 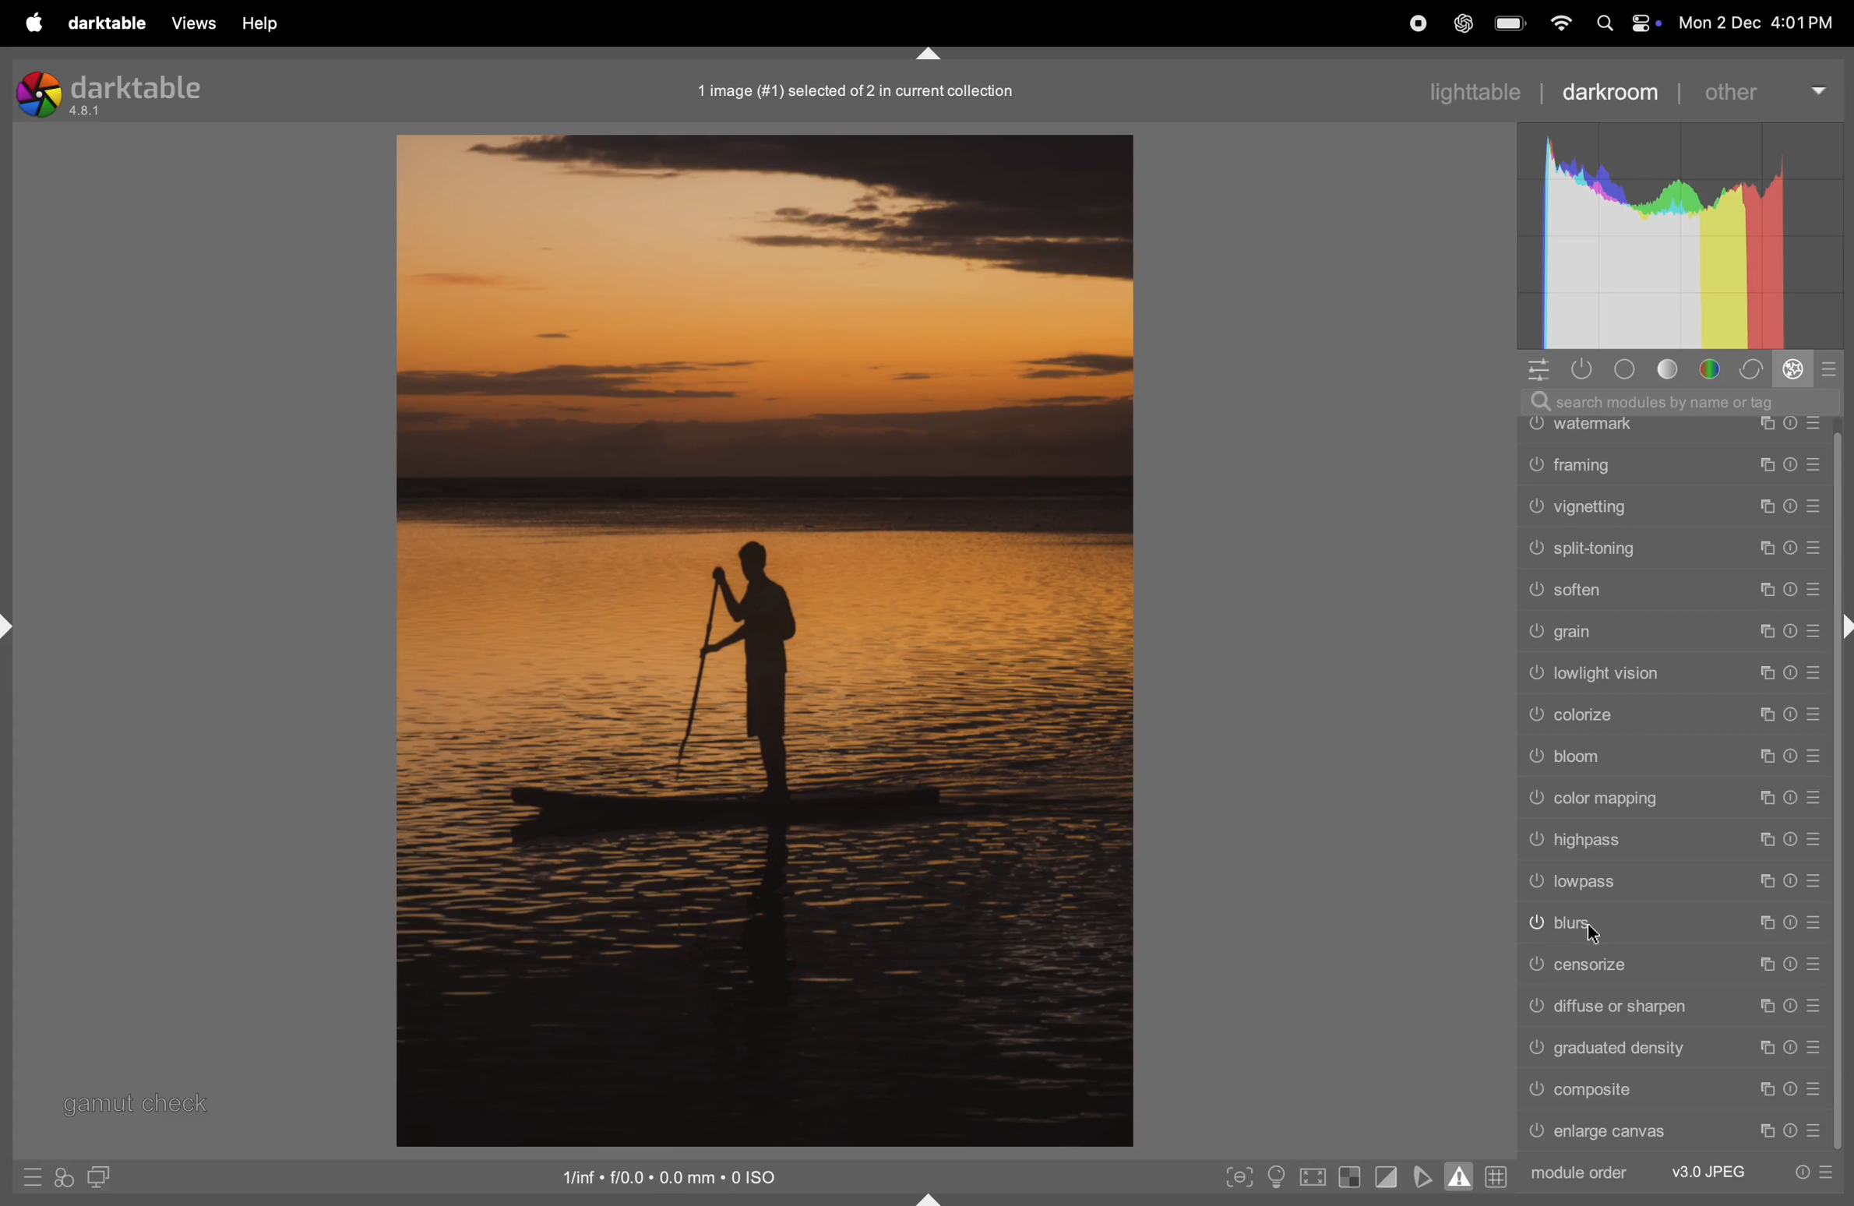 What do you see at coordinates (1581, 368) in the screenshot?
I see `show only active modules` at bounding box center [1581, 368].